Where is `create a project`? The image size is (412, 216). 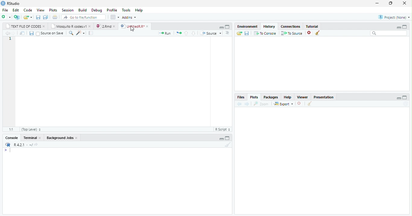
create a project is located at coordinates (16, 17).